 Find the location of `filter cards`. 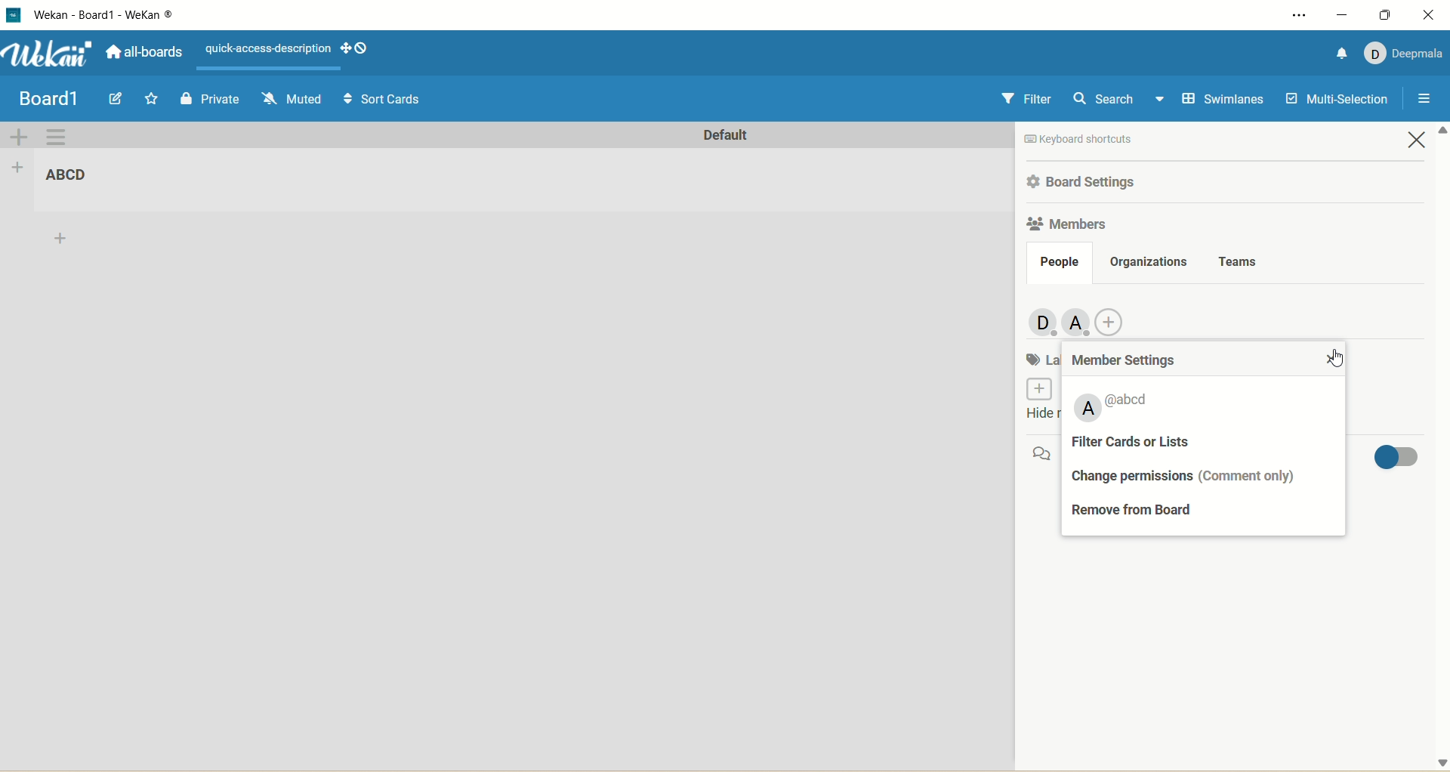

filter cards is located at coordinates (1177, 443).